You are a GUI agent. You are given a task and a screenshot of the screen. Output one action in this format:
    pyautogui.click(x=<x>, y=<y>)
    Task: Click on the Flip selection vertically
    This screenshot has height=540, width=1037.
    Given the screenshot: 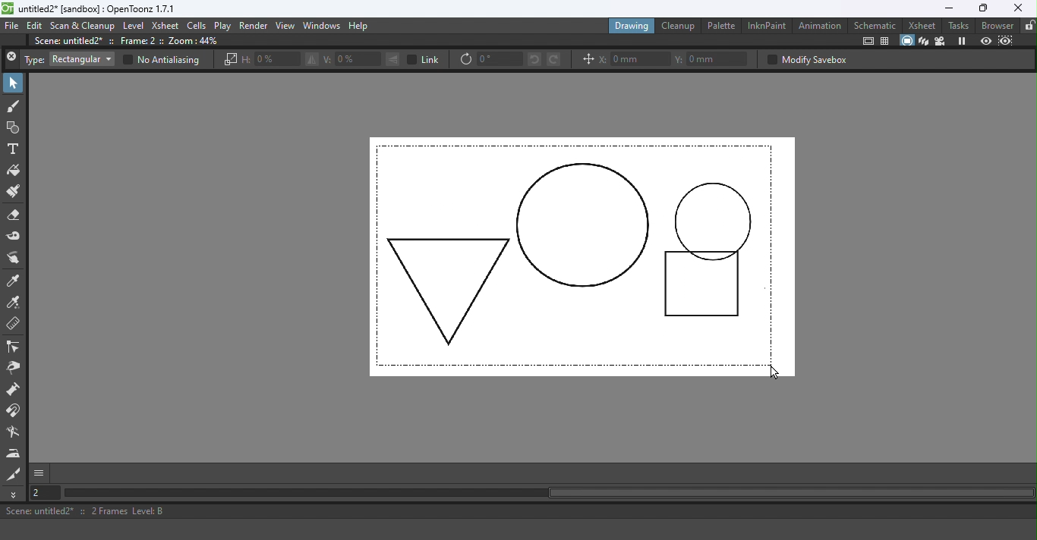 What is the action you would take?
    pyautogui.click(x=393, y=59)
    